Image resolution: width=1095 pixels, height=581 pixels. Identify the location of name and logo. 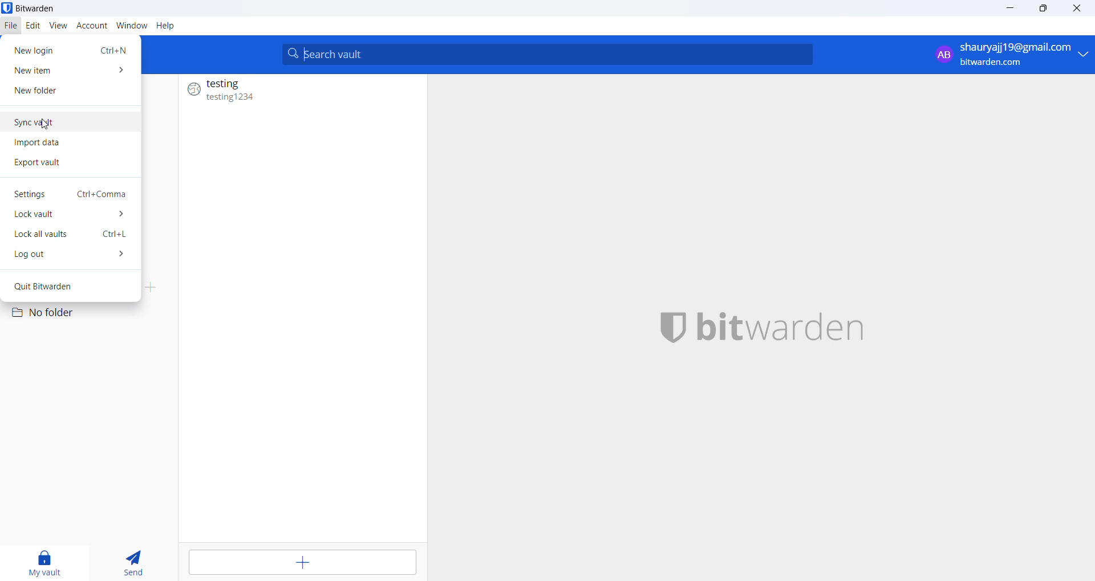
(765, 333).